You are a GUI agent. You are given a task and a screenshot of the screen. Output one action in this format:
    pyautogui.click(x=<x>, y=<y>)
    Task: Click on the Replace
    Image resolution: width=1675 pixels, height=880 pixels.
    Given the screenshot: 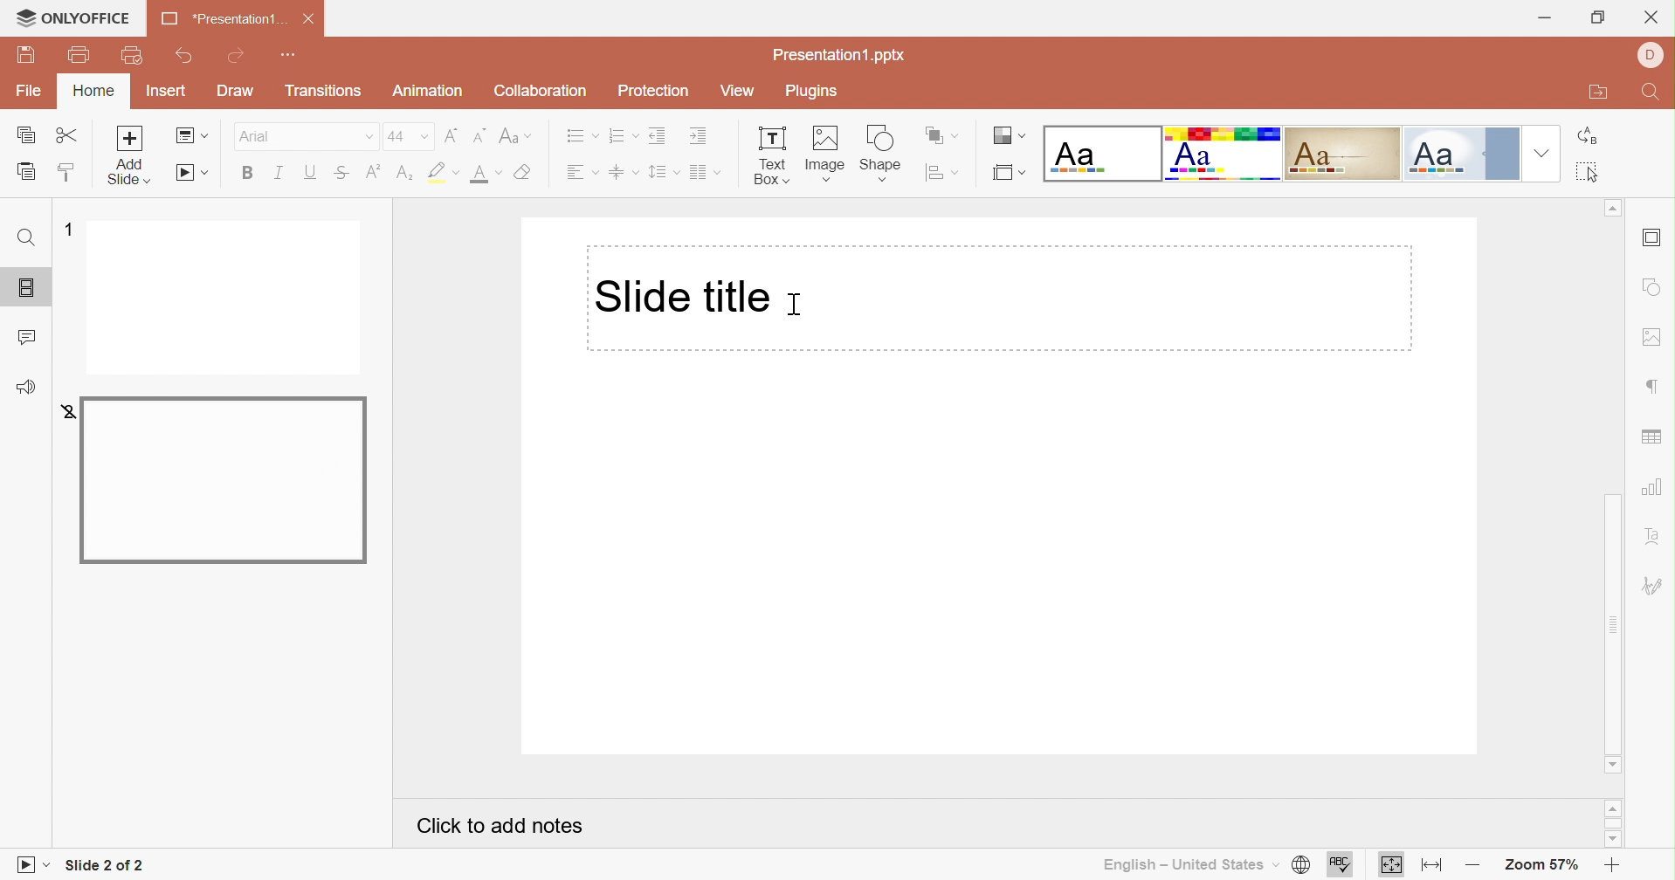 What is the action you would take?
    pyautogui.click(x=1585, y=136)
    